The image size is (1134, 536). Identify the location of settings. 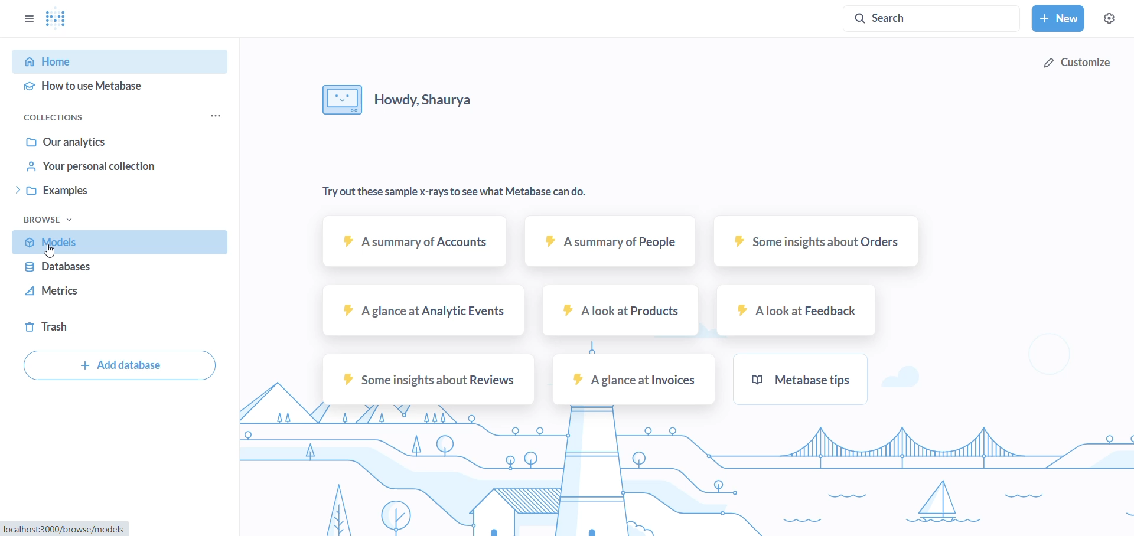
(1112, 16).